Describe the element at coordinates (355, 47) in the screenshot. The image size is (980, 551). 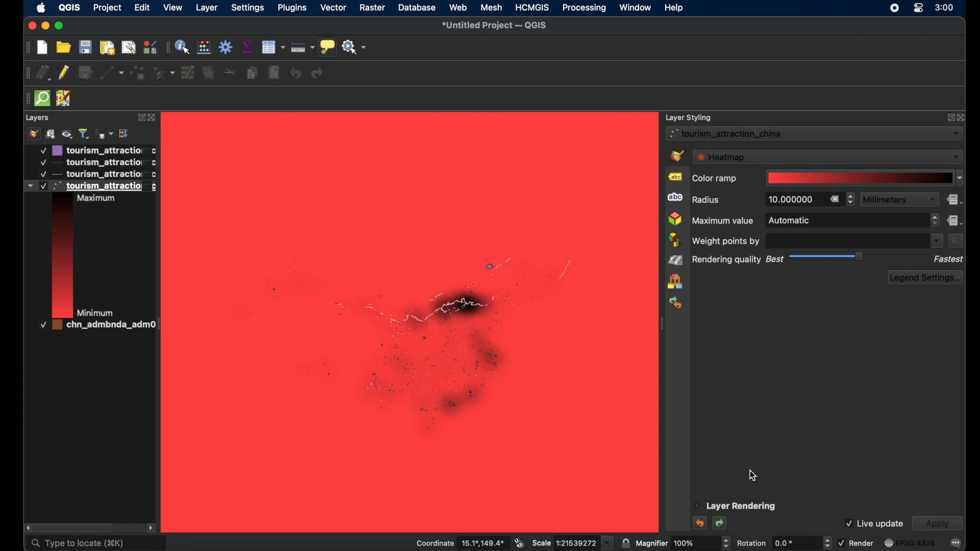
I see `no action selected ` at that location.